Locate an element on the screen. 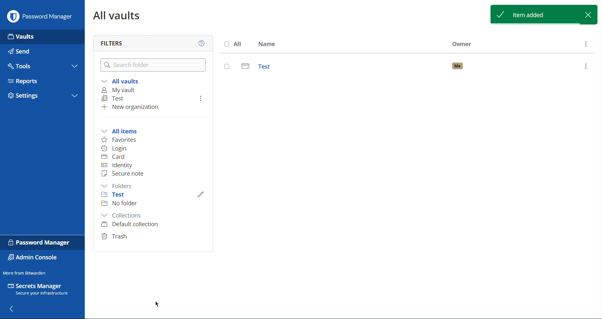 This screenshot has height=319, width=602. Back is located at coordinates (13, 309).